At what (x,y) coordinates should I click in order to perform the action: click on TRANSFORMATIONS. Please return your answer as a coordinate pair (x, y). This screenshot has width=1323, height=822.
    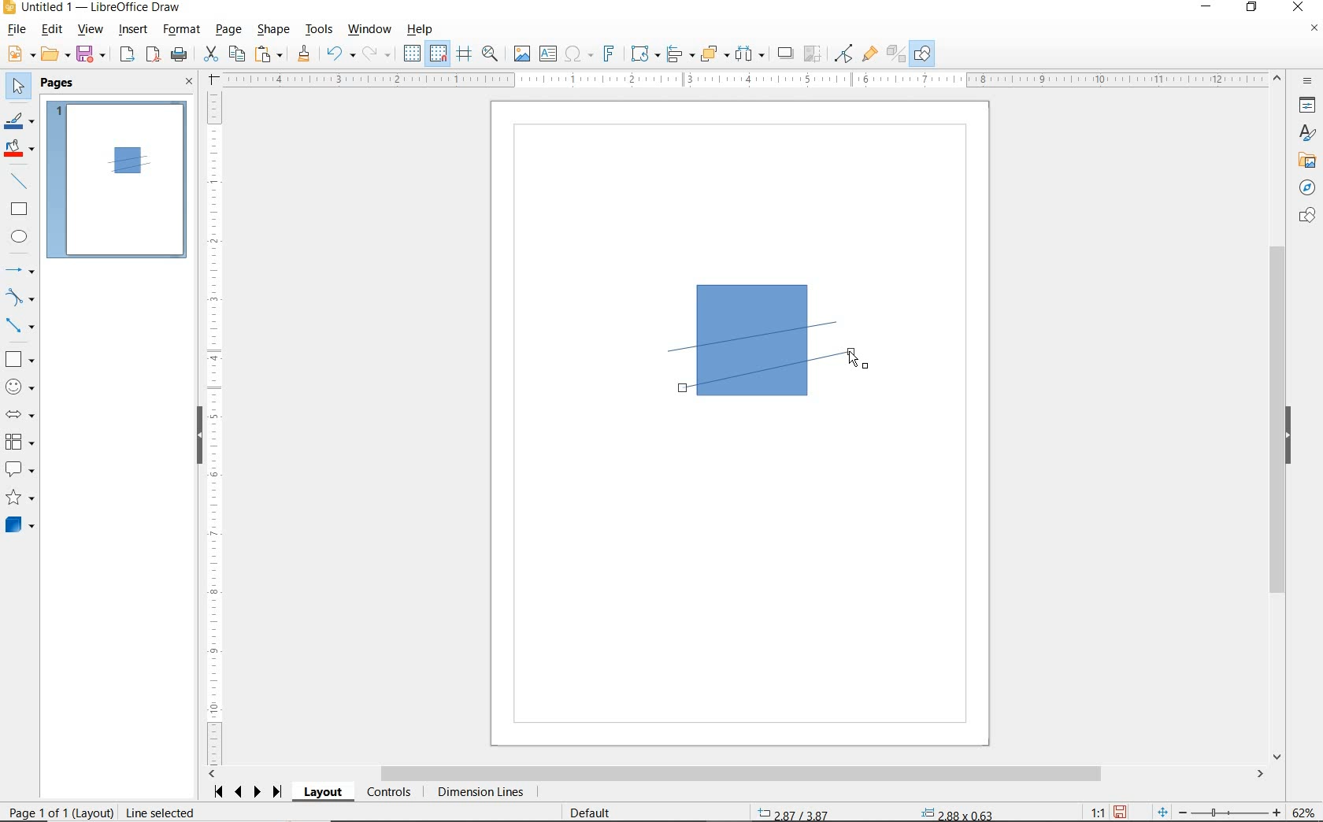
    Looking at the image, I should click on (643, 54).